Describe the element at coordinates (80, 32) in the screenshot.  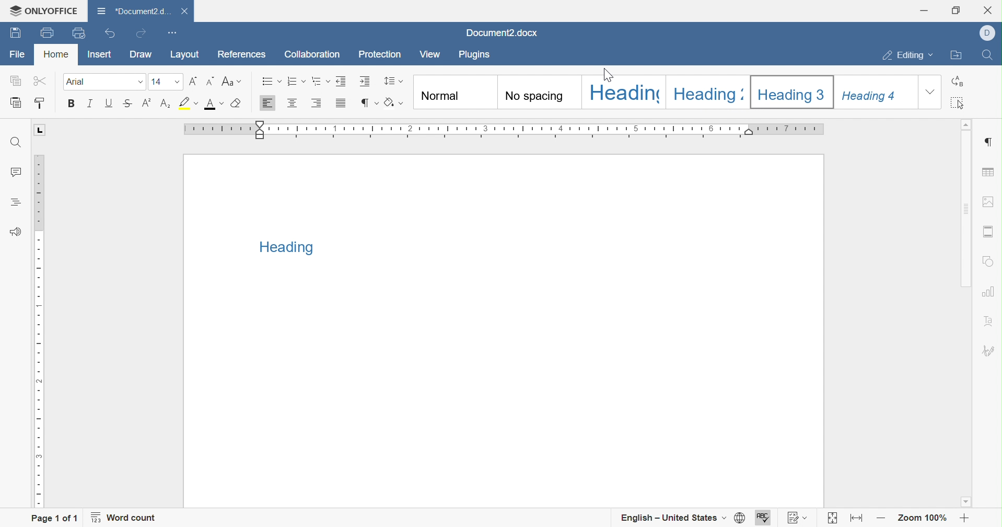
I see `Quick print` at that location.